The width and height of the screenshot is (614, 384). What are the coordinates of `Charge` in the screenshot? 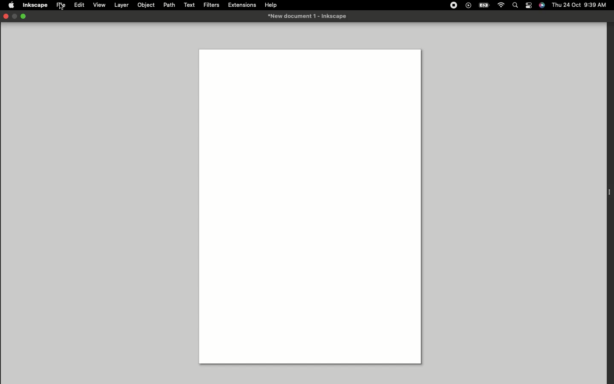 It's located at (484, 6).